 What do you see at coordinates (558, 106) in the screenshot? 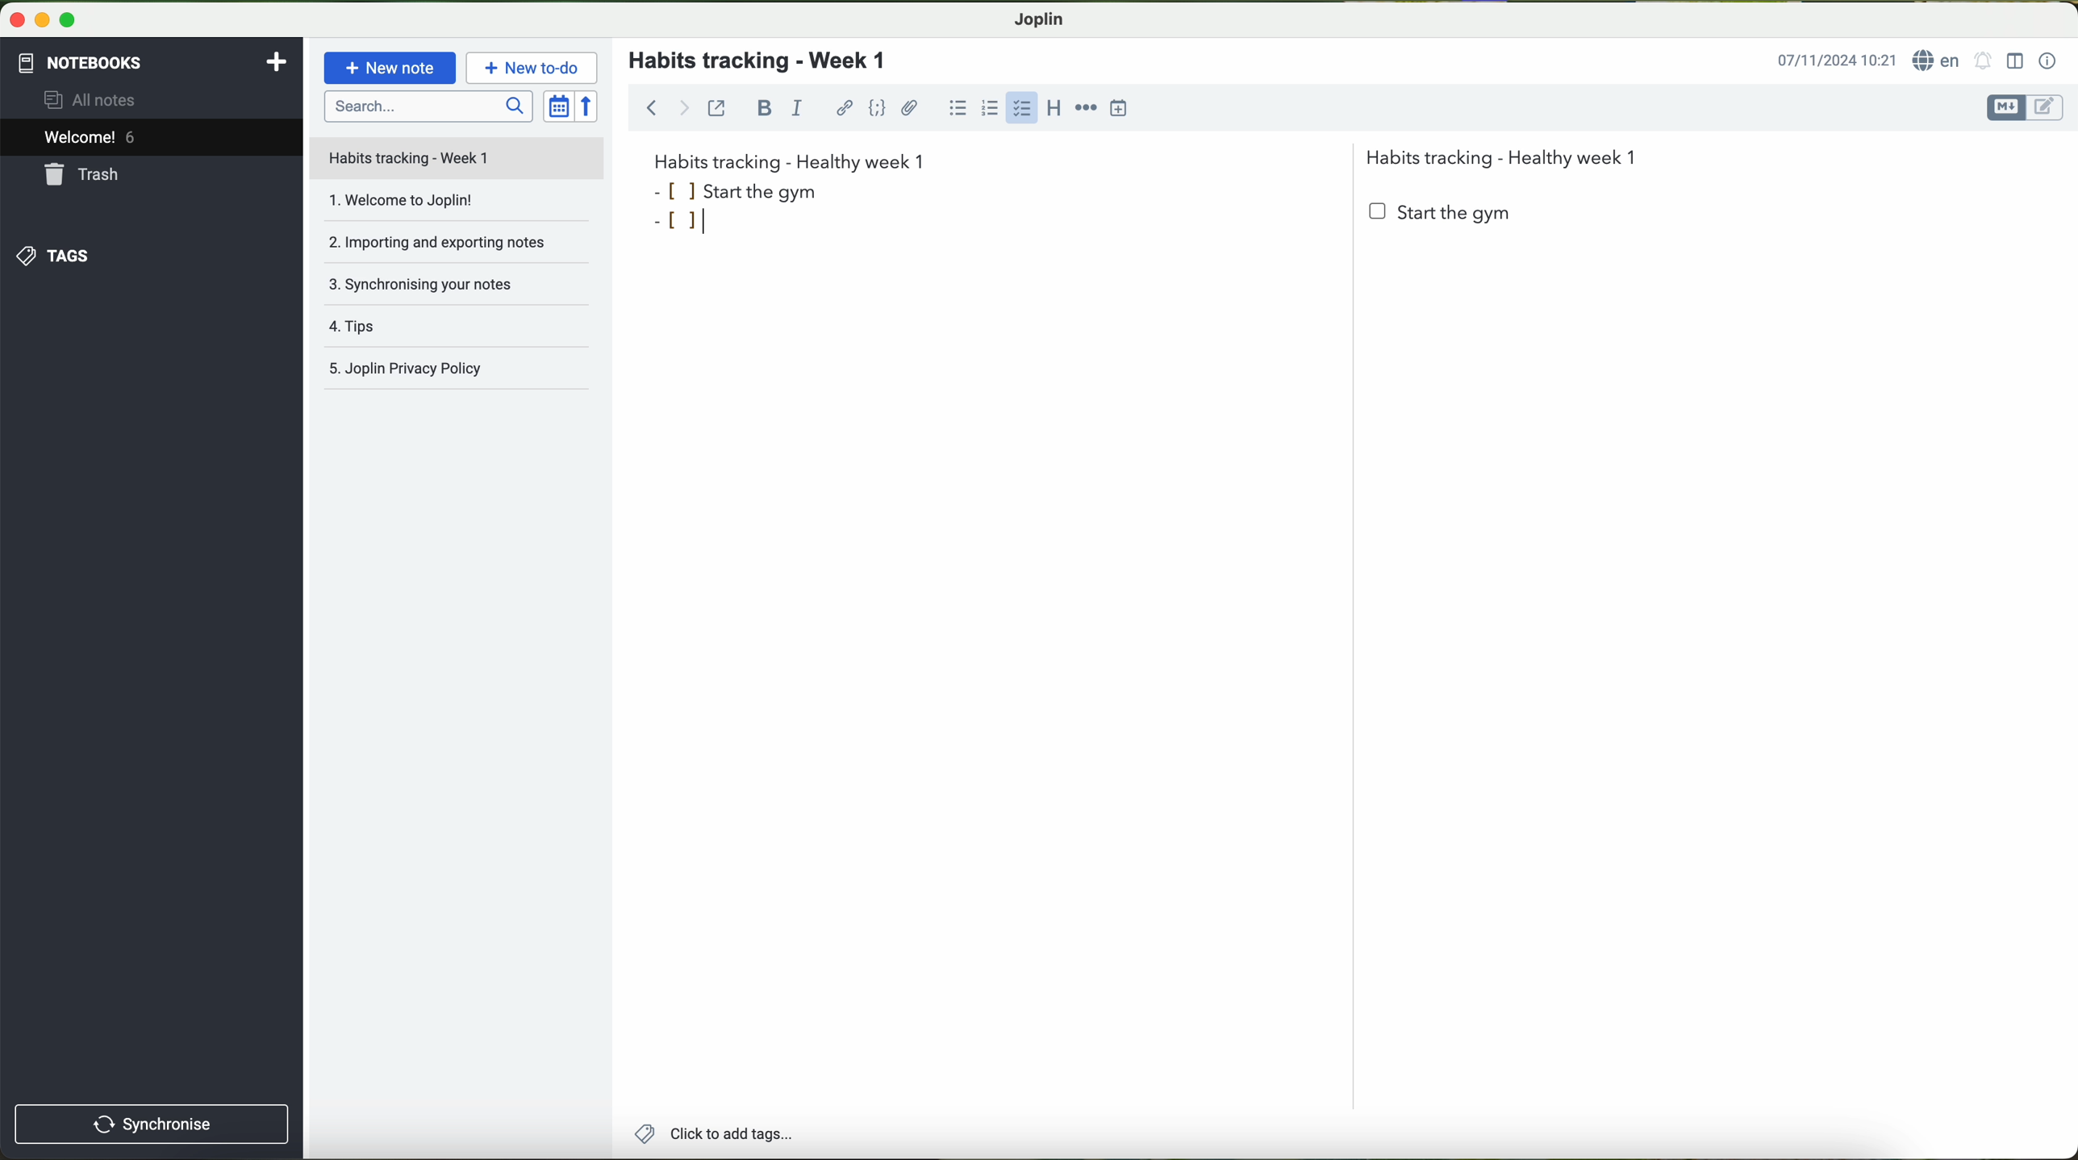
I see `toggle sort order field` at bounding box center [558, 106].